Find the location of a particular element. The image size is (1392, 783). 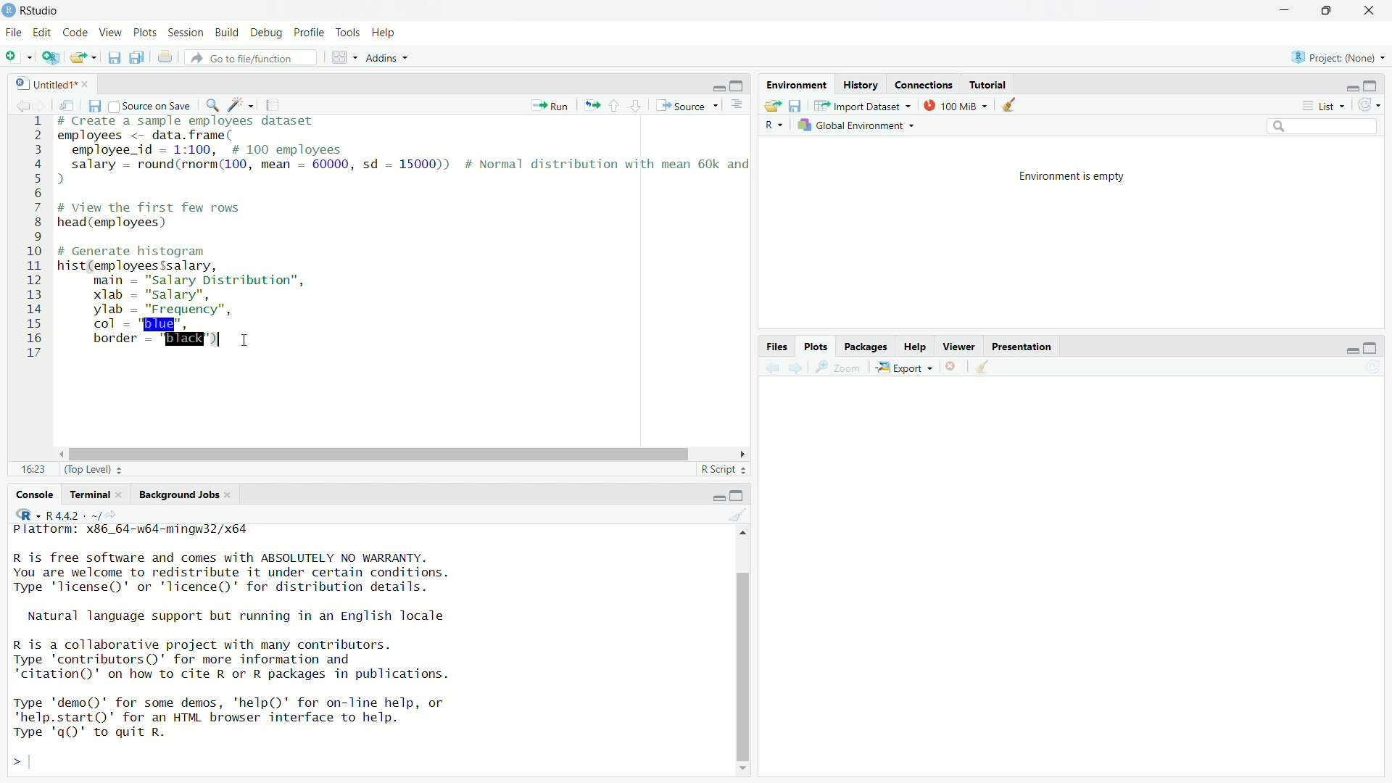

R is located at coordinates (774, 125).